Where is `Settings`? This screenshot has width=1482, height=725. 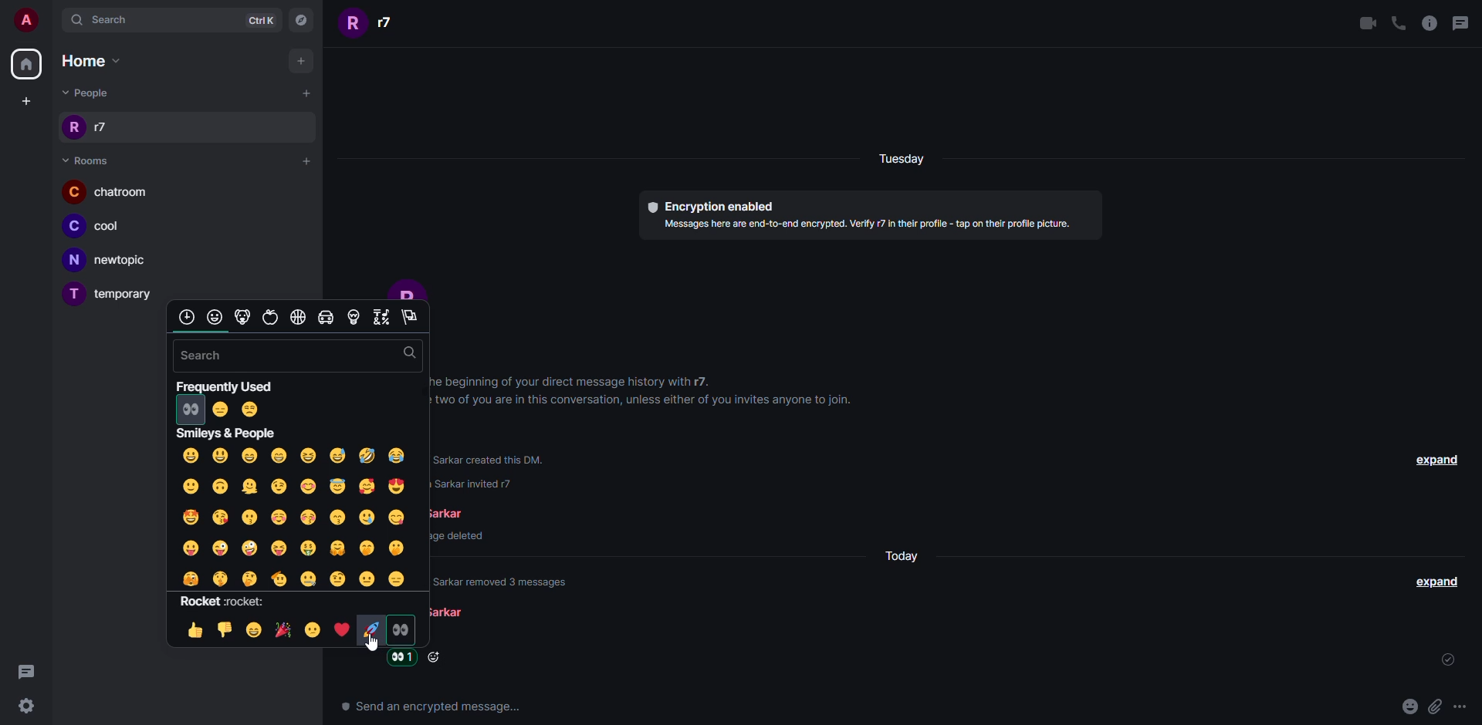
Settings is located at coordinates (32, 707).